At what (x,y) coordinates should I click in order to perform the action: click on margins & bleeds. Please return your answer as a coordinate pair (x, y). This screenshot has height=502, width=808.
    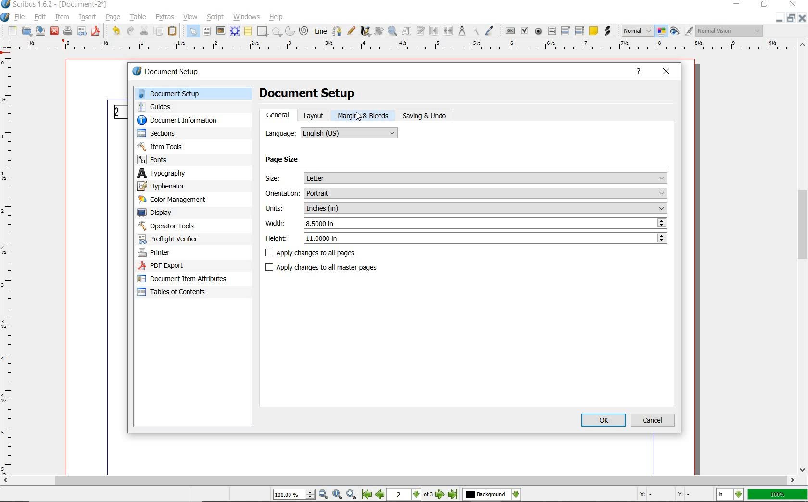
    Looking at the image, I should click on (364, 116).